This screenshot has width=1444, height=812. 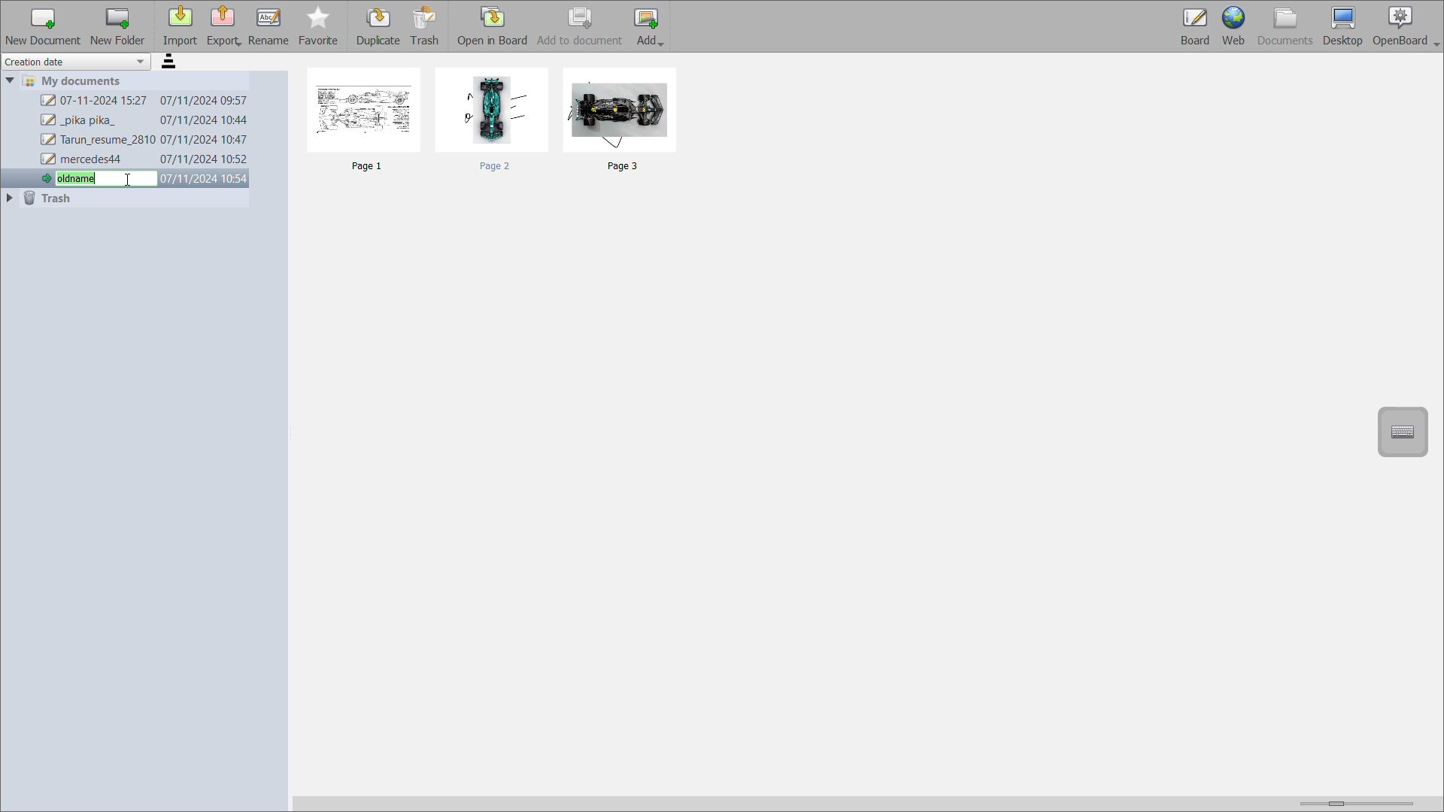 What do you see at coordinates (144, 101) in the screenshot?
I see `07-11-2024 15:27 07/11/2024 09:57` at bounding box center [144, 101].